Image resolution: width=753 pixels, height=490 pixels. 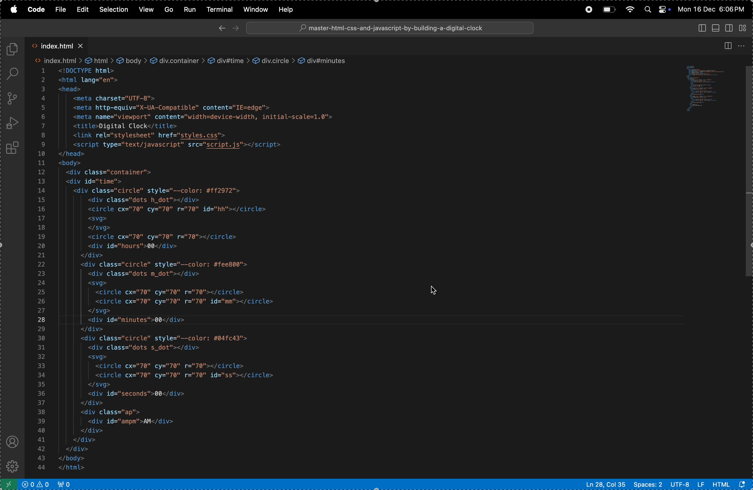 What do you see at coordinates (220, 10) in the screenshot?
I see `terminal` at bounding box center [220, 10].